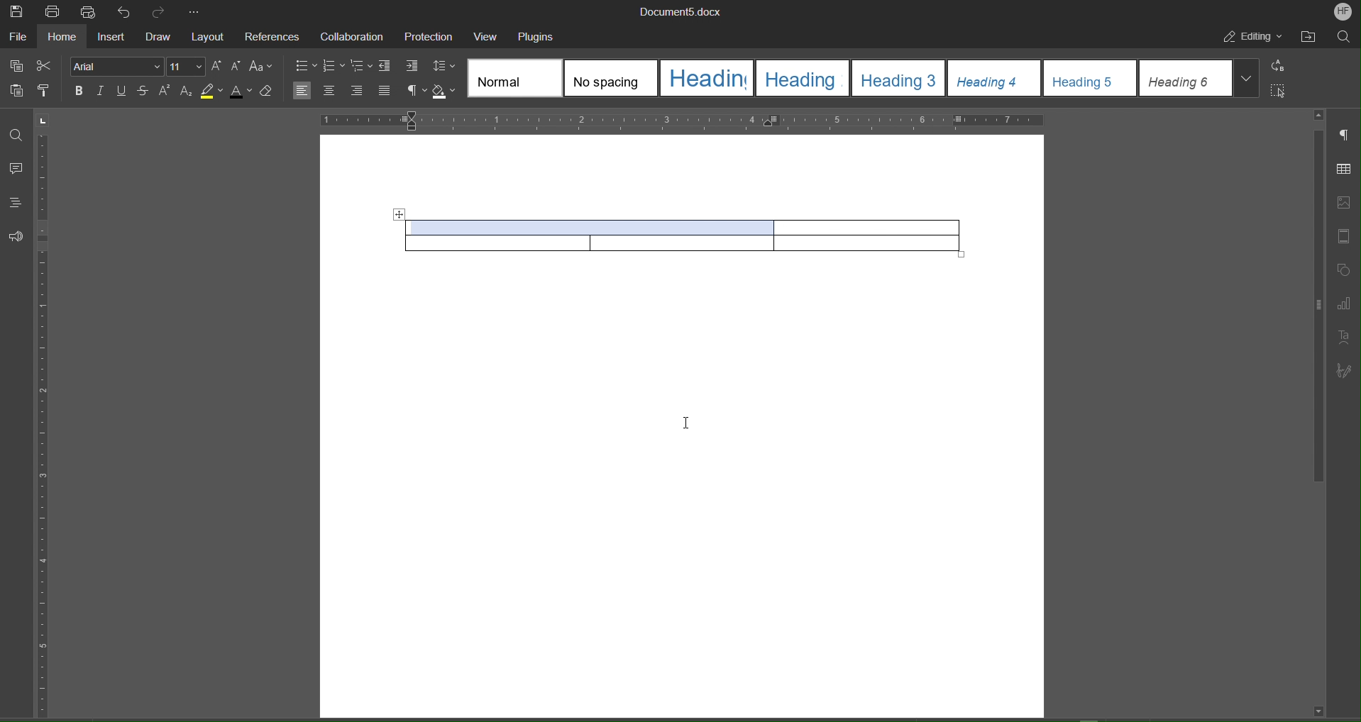 The image size is (1361, 722). Describe the element at coordinates (1254, 38) in the screenshot. I see `Editing` at that location.